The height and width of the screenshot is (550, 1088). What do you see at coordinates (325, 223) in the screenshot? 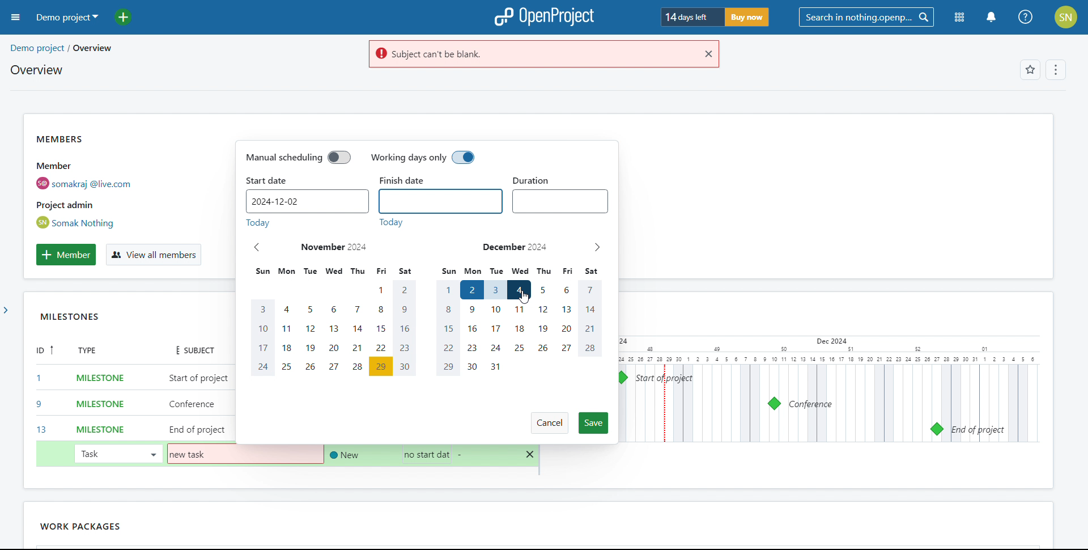
I see `today` at bounding box center [325, 223].